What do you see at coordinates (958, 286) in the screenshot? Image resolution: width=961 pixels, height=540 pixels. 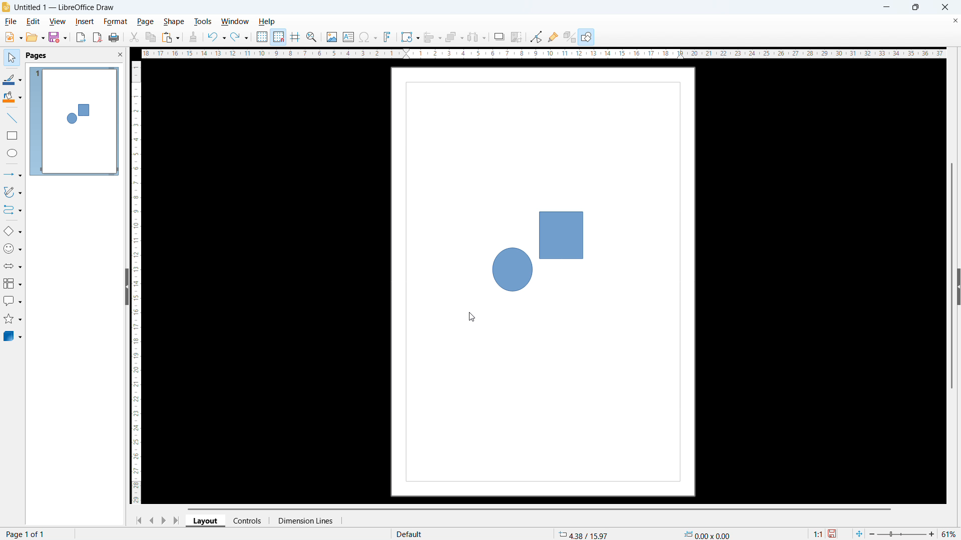 I see `expand ` at bounding box center [958, 286].